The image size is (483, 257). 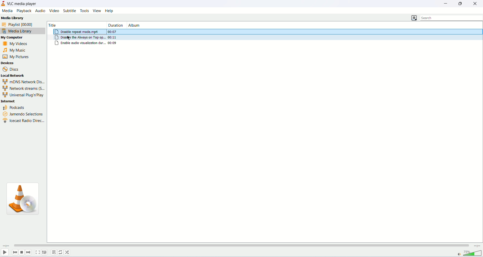 I want to click on my music, so click(x=18, y=50).